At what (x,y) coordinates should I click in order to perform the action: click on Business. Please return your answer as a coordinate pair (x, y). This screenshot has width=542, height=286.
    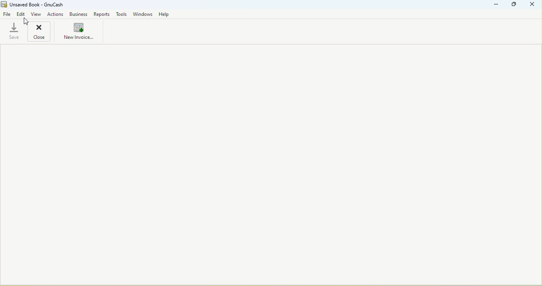
    Looking at the image, I should click on (78, 15).